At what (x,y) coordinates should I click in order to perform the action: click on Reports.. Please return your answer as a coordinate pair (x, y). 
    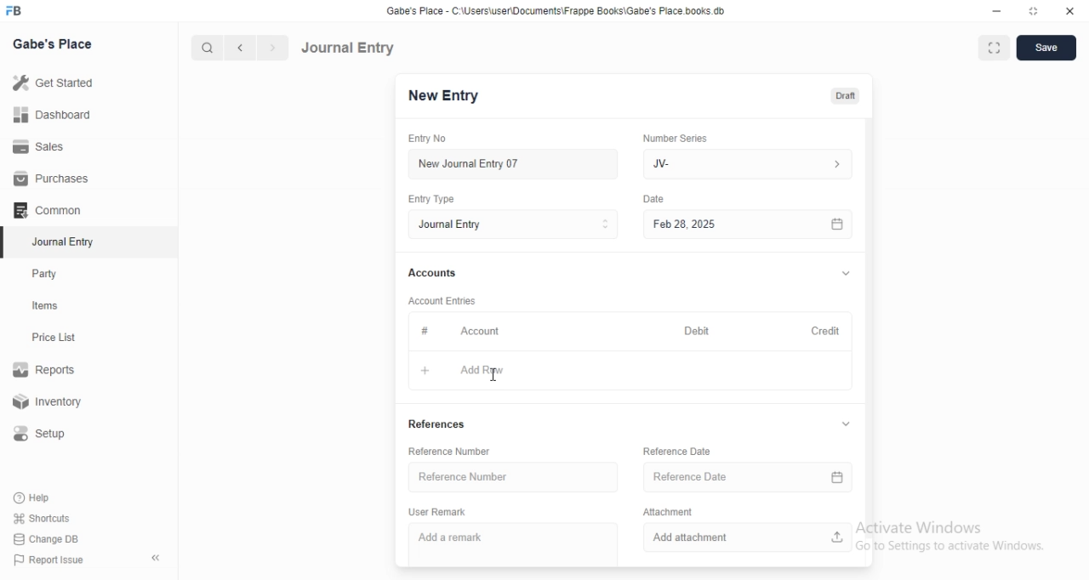
    Looking at the image, I should click on (47, 372).